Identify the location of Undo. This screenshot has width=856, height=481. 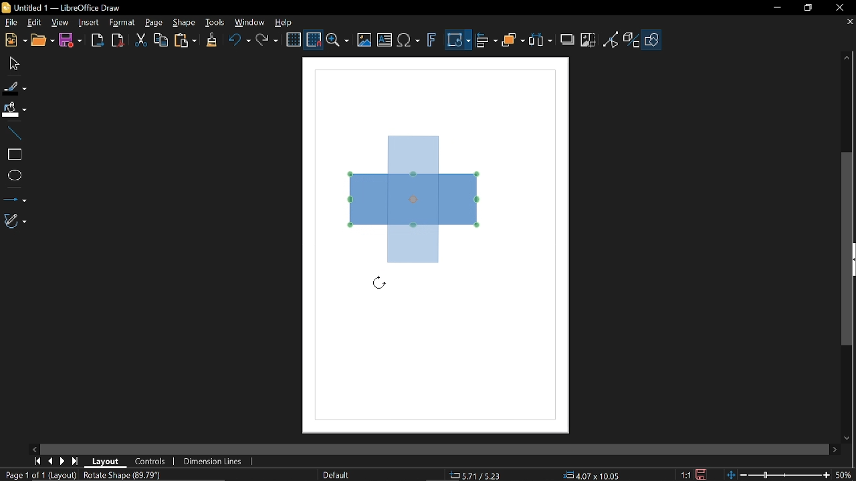
(237, 42).